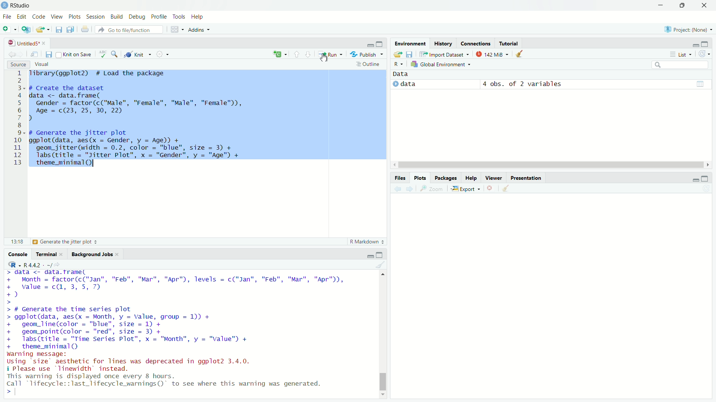  I want to click on global environment, so click(442, 65).